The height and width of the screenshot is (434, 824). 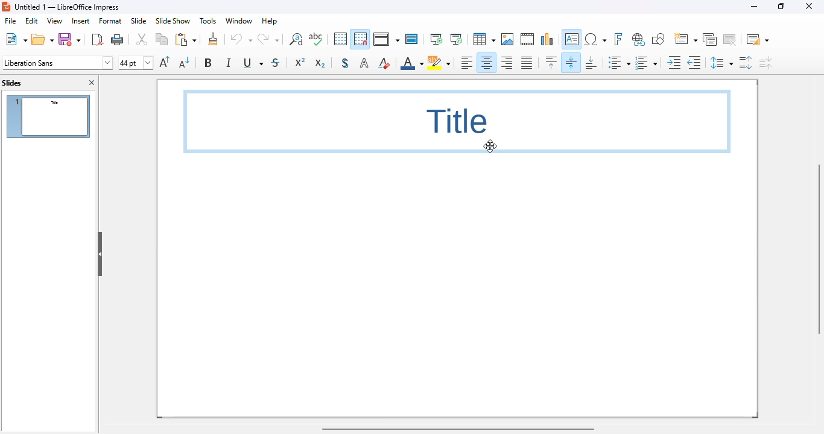 What do you see at coordinates (507, 39) in the screenshot?
I see `insert image` at bounding box center [507, 39].